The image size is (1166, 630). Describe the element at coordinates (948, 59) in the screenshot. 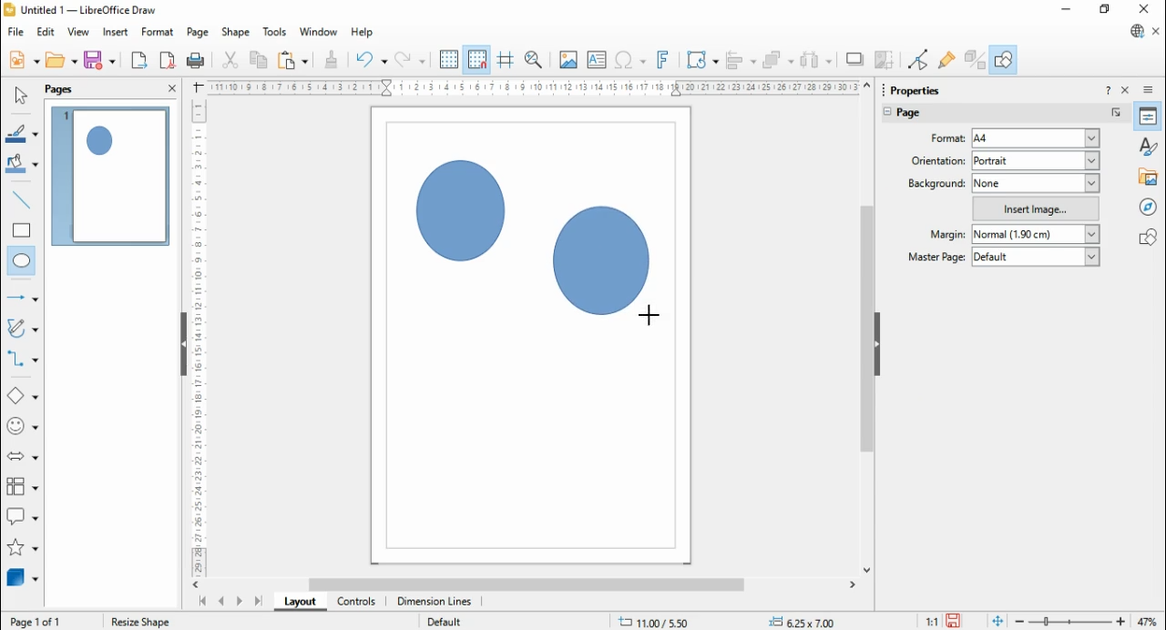

I see `show glue point functions` at that location.